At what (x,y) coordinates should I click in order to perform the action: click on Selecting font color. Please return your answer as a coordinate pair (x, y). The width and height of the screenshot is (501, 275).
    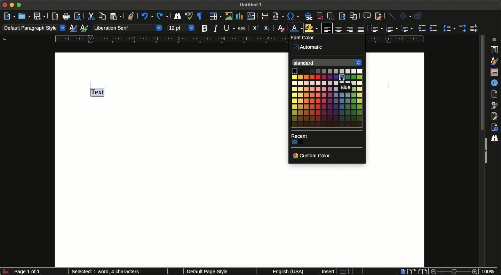
    Looking at the image, I should click on (297, 28).